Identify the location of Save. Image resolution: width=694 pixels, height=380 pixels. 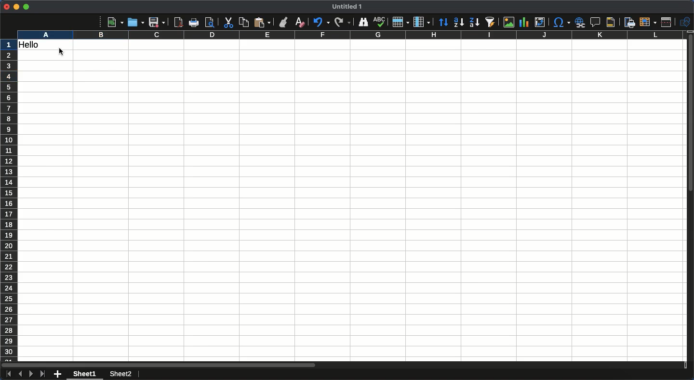
(157, 22).